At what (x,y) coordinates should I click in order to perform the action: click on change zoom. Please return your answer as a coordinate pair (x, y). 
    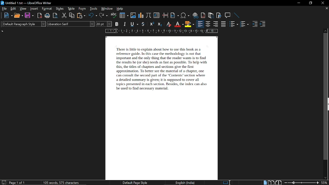
    Looking at the image, I should click on (302, 183).